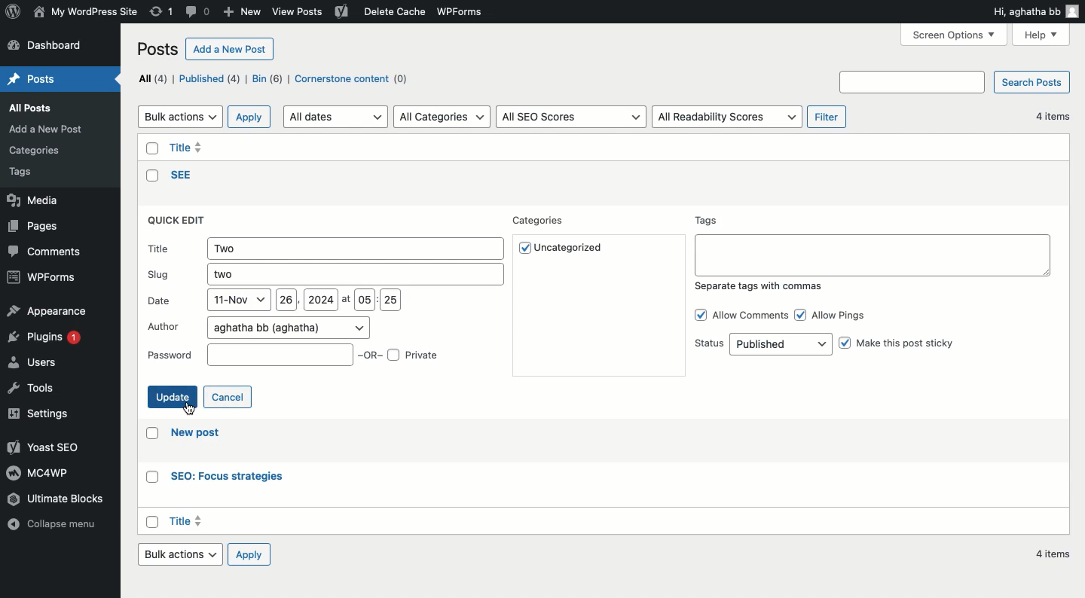  What do you see at coordinates (231, 50) in the screenshot?
I see `Add a new post` at bounding box center [231, 50].